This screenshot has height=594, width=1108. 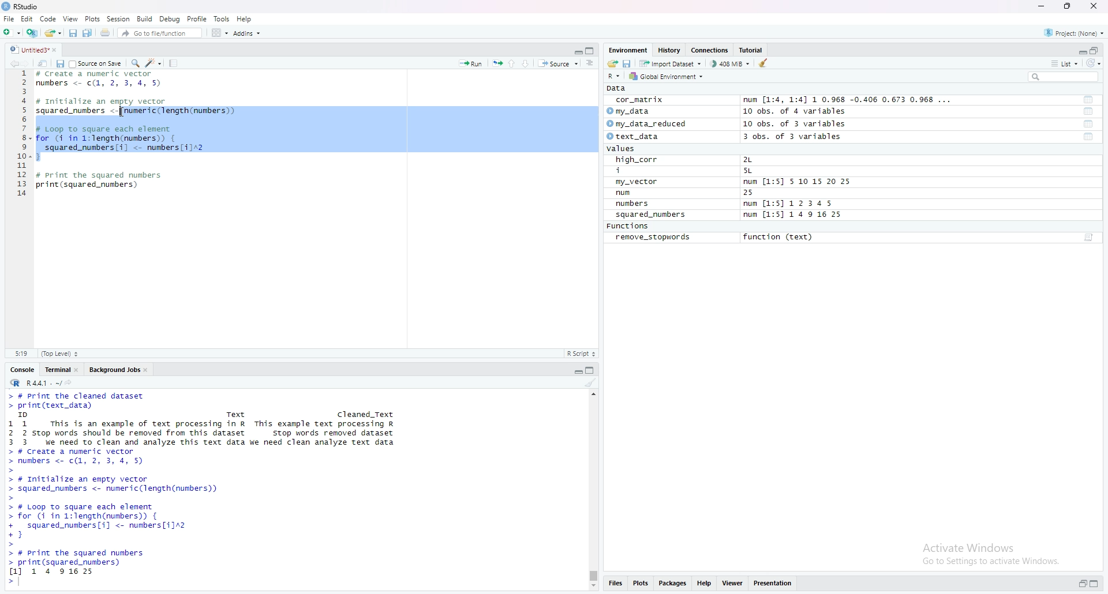 I want to click on move backward, so click(x=14, y=62).